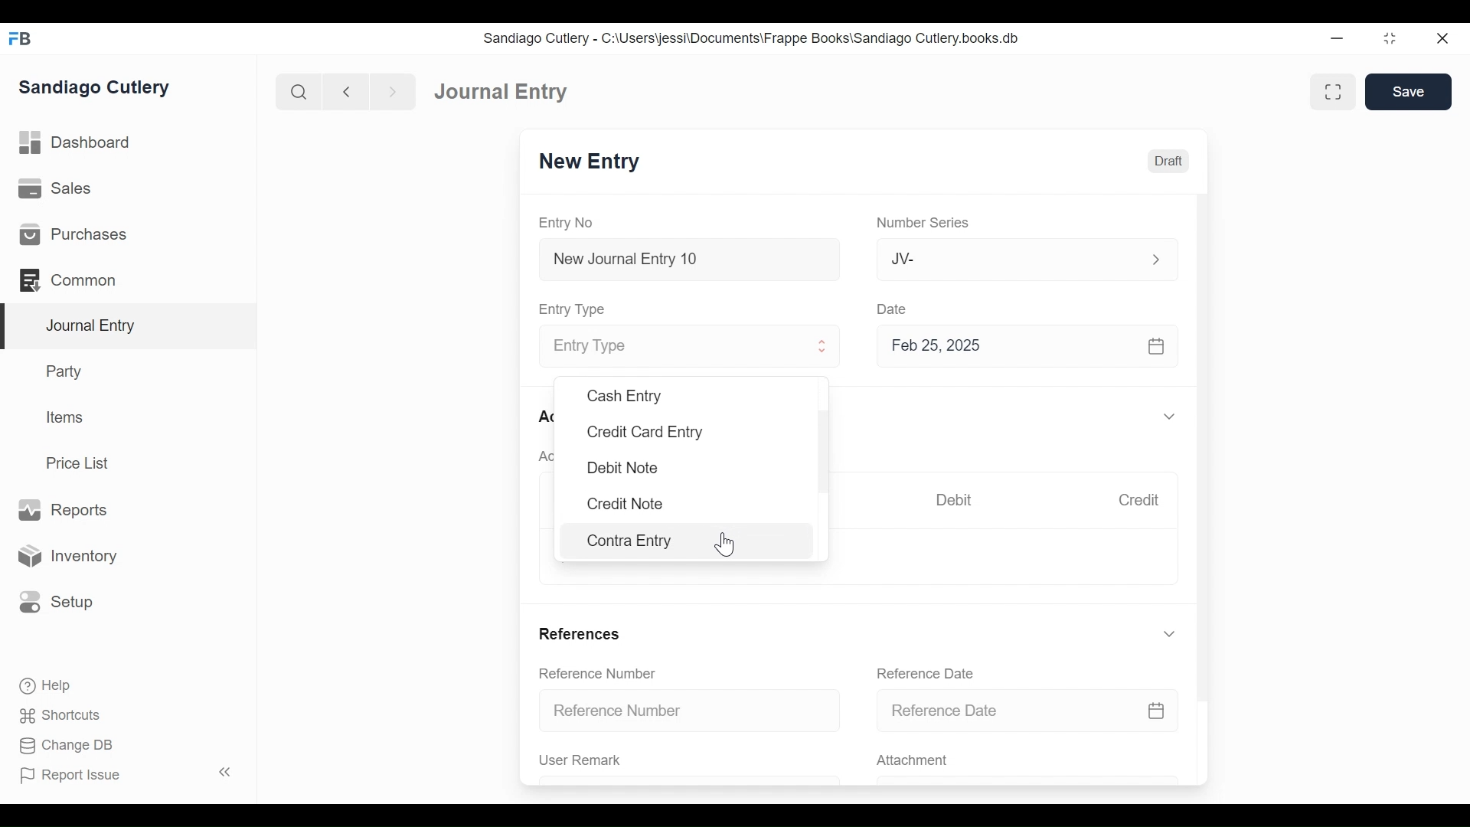 This screenshot has height=827, width=1470. Describe the element at coordinates (1331, 90) in the screenshot. I see `Toggle between form and full width` at that location.